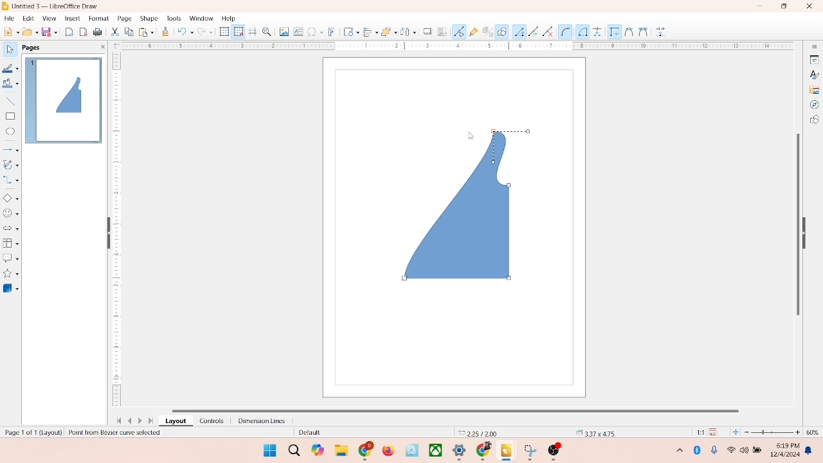 The width and height of the screenshot is (823, 463). What do you see at coordinates (814, 105) in the screenshot?
I see `navigator` at bounding box center [814, 105].